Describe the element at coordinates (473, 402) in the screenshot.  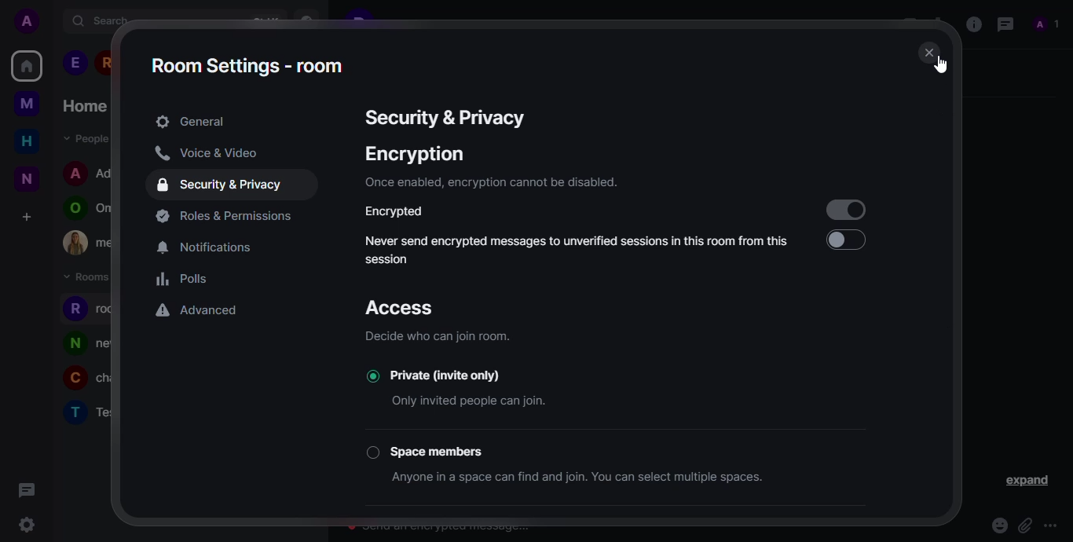
I see `Only invited people can join.` at that location.